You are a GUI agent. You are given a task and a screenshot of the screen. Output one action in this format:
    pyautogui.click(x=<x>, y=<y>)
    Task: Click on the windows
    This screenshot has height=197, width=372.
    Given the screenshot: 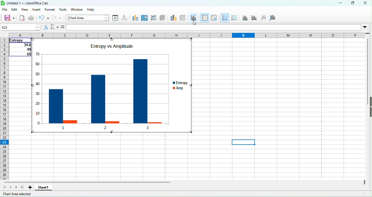 What is the action you would take?
    pyautogui.click(x=76, y=10)
    